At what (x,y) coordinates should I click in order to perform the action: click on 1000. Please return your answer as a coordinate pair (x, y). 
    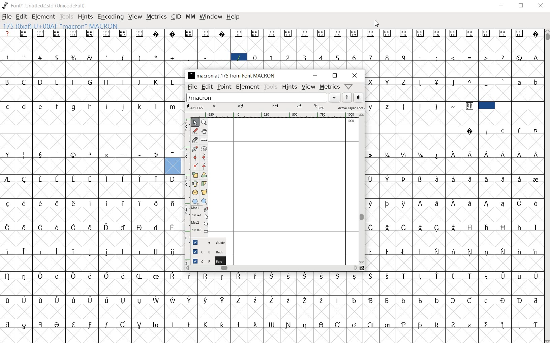
    Looking at the image, I should click on (350, 121).